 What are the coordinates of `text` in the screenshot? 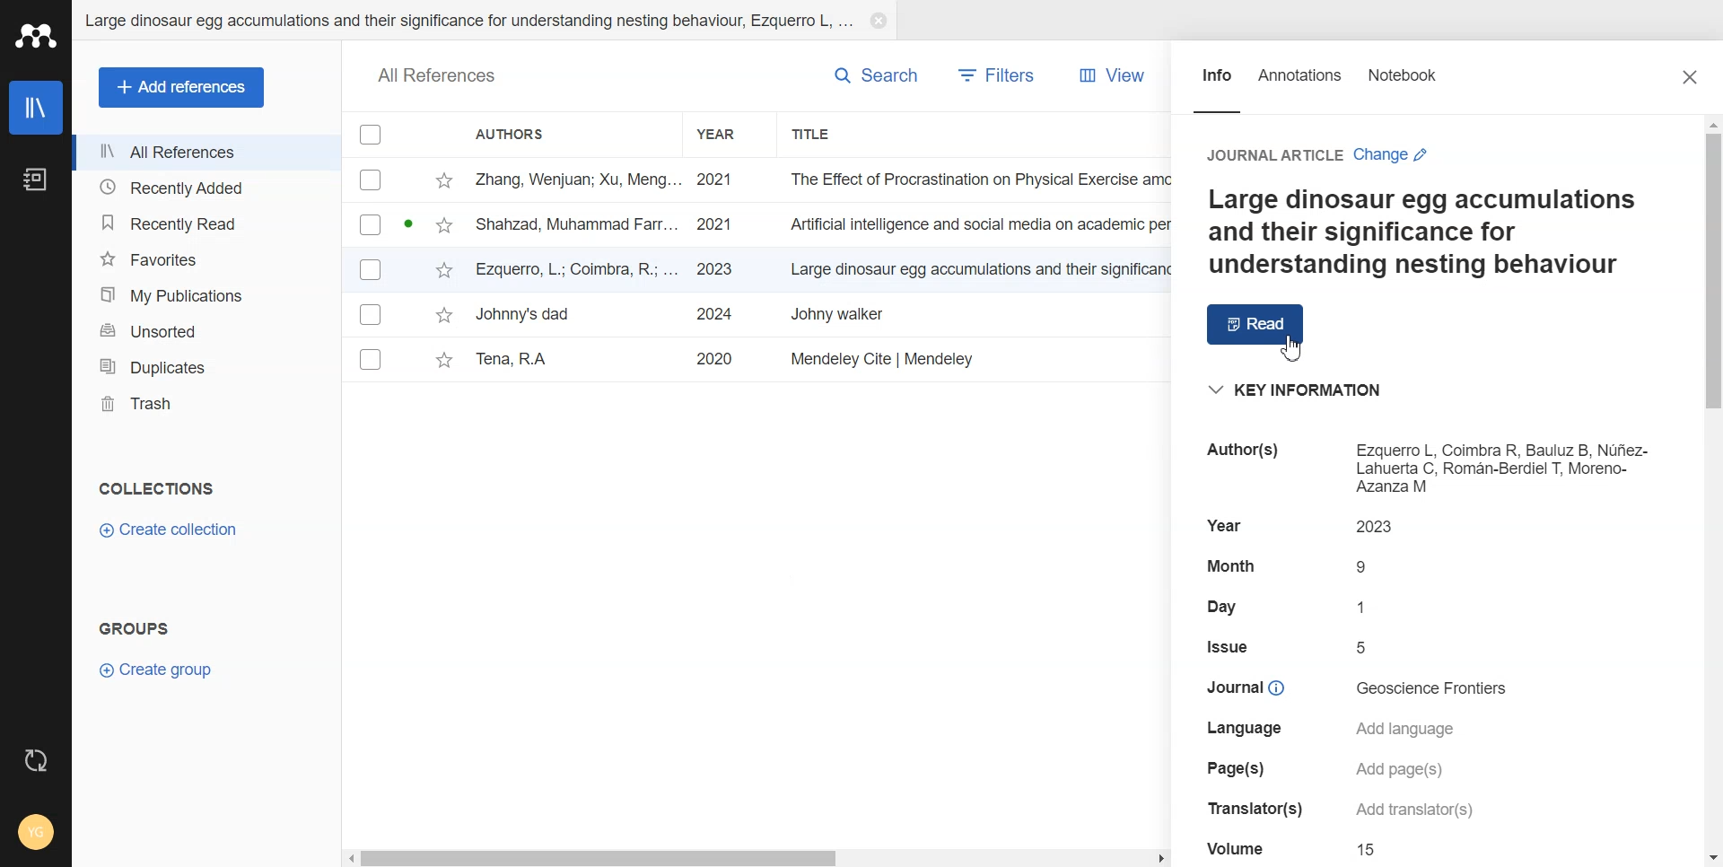 It's located at (1240, 687).